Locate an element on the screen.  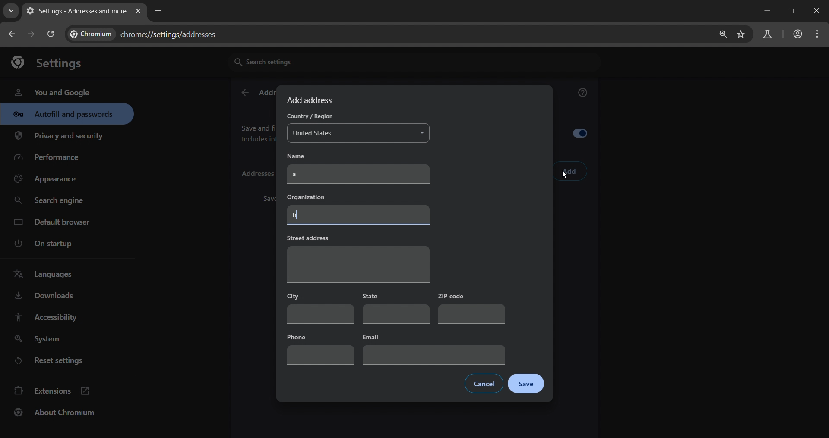
appearance is located at coordinates (48, 179).